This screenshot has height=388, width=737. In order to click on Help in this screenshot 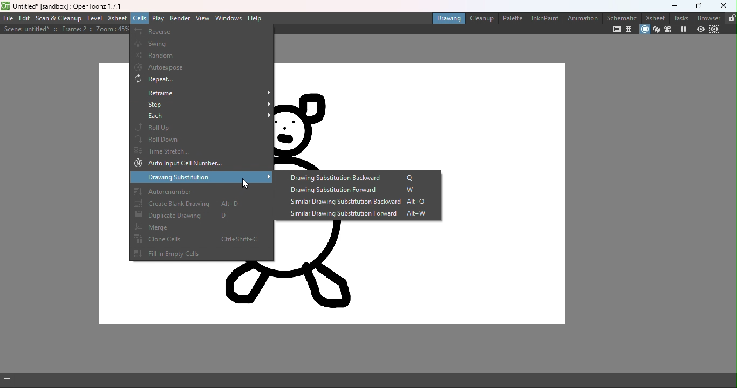, I will do `click(256, 18)`.